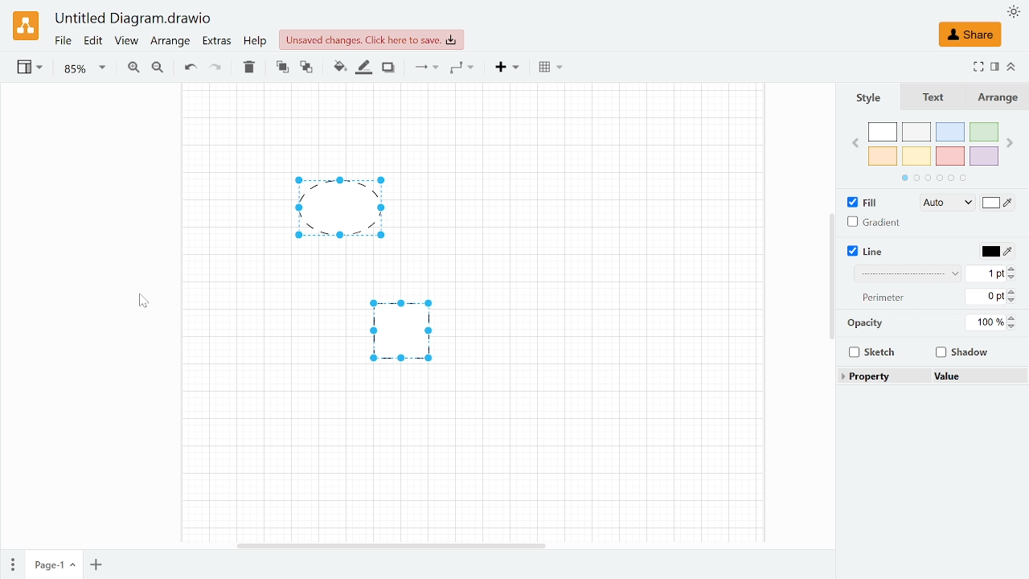 The image size is (1029, 579). What do you see at coordinates (867, 98) in the screenshot?
I see `Style` at bounding box center [867, 98].